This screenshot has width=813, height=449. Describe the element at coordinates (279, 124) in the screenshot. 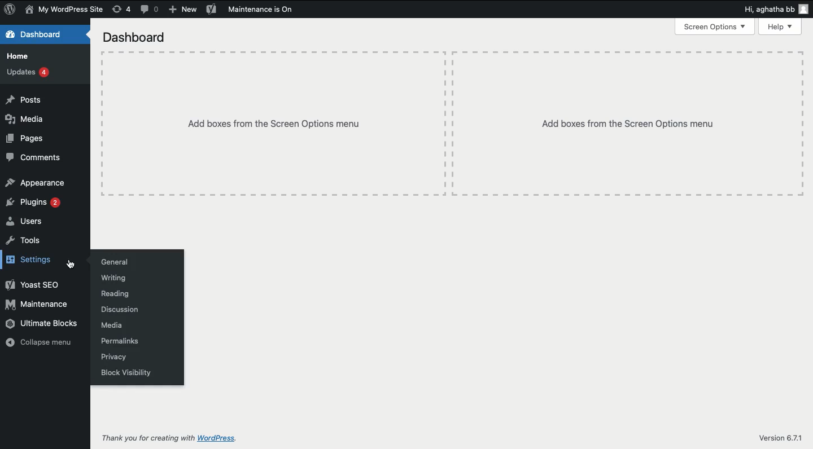

I see `add boxes from the screen options menu` at that location.